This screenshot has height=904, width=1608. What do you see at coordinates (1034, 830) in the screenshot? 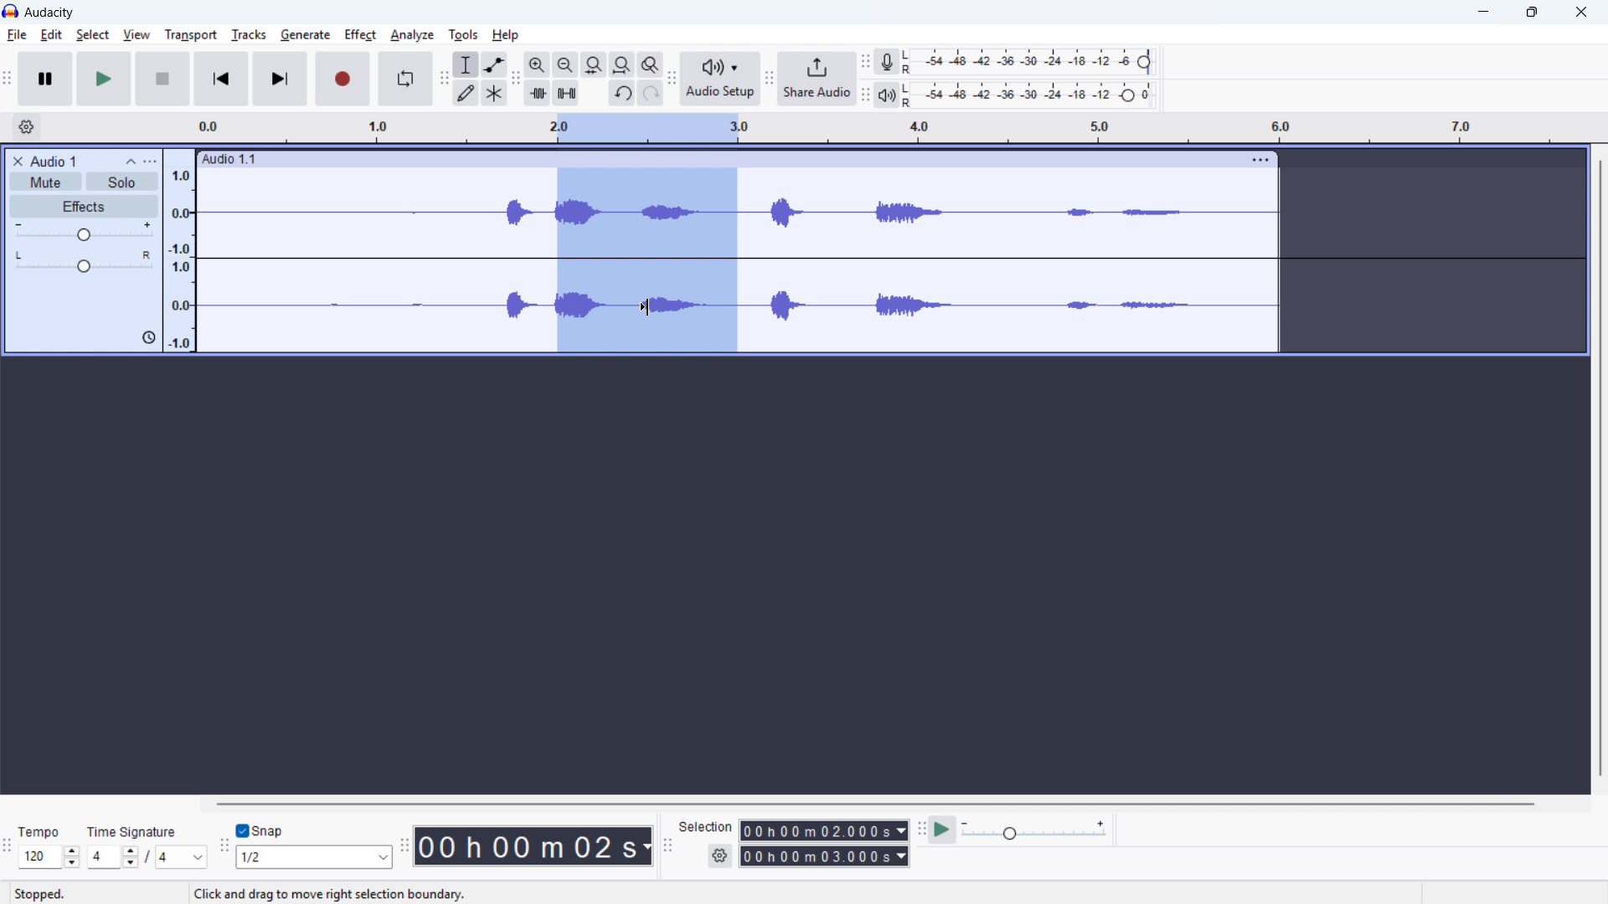
I see `playback speed` at bounding box center [1034, 830].